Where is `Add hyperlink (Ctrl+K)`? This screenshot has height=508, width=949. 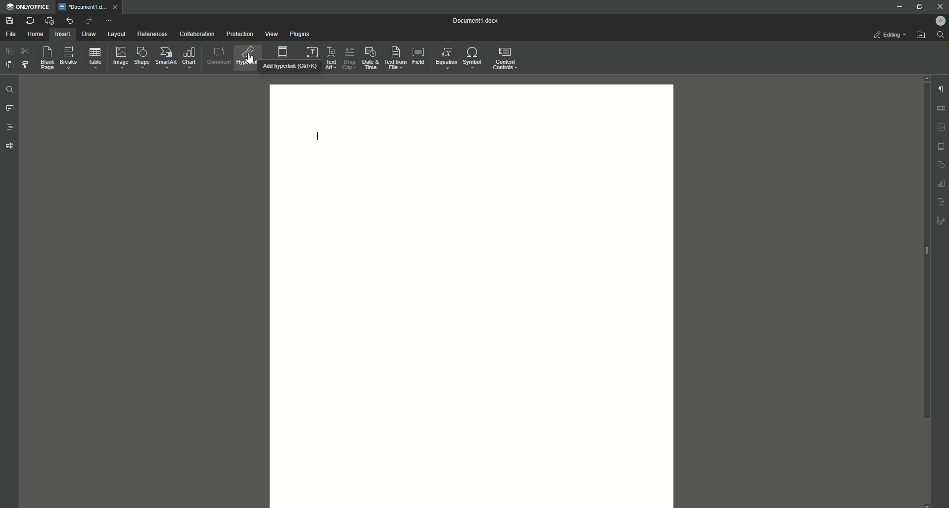
Add hyperlink (Ctrl+K) is located at coordinates (290, 67).